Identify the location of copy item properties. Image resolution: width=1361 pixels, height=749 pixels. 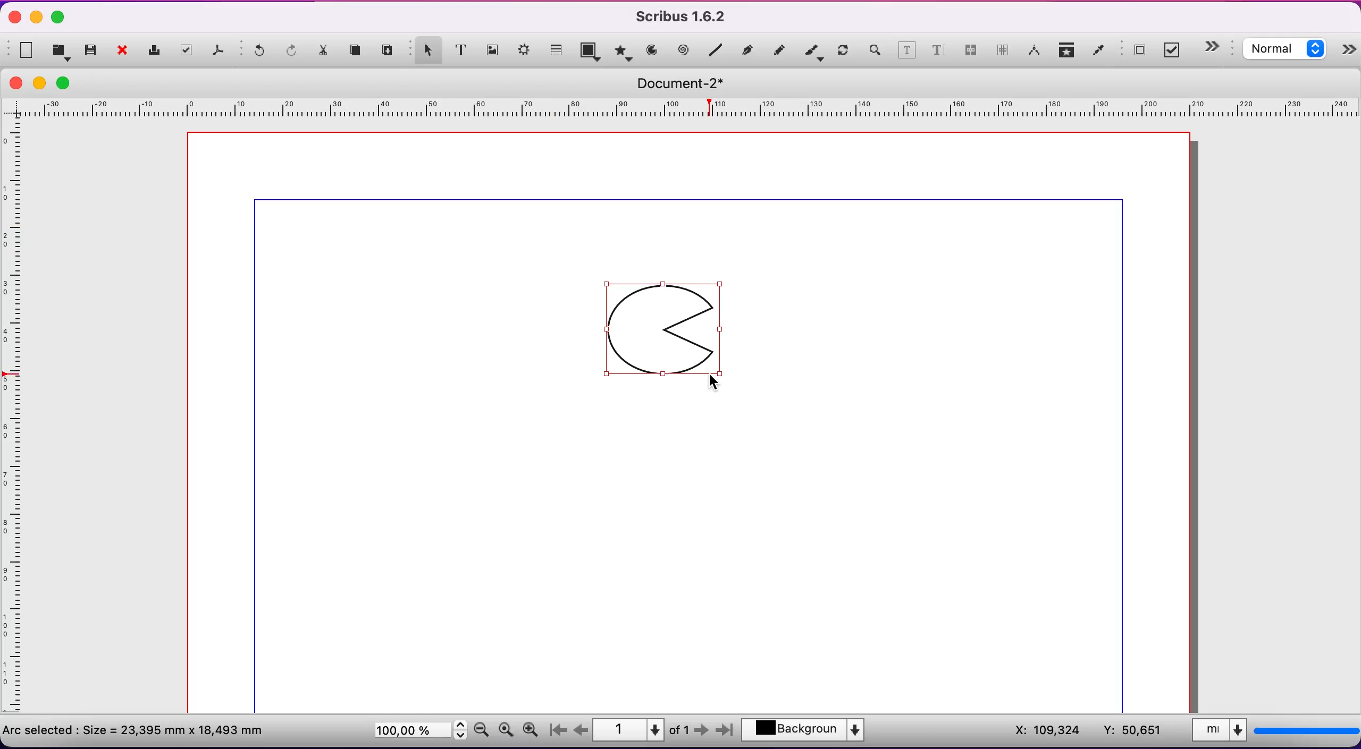
(1068, 52).